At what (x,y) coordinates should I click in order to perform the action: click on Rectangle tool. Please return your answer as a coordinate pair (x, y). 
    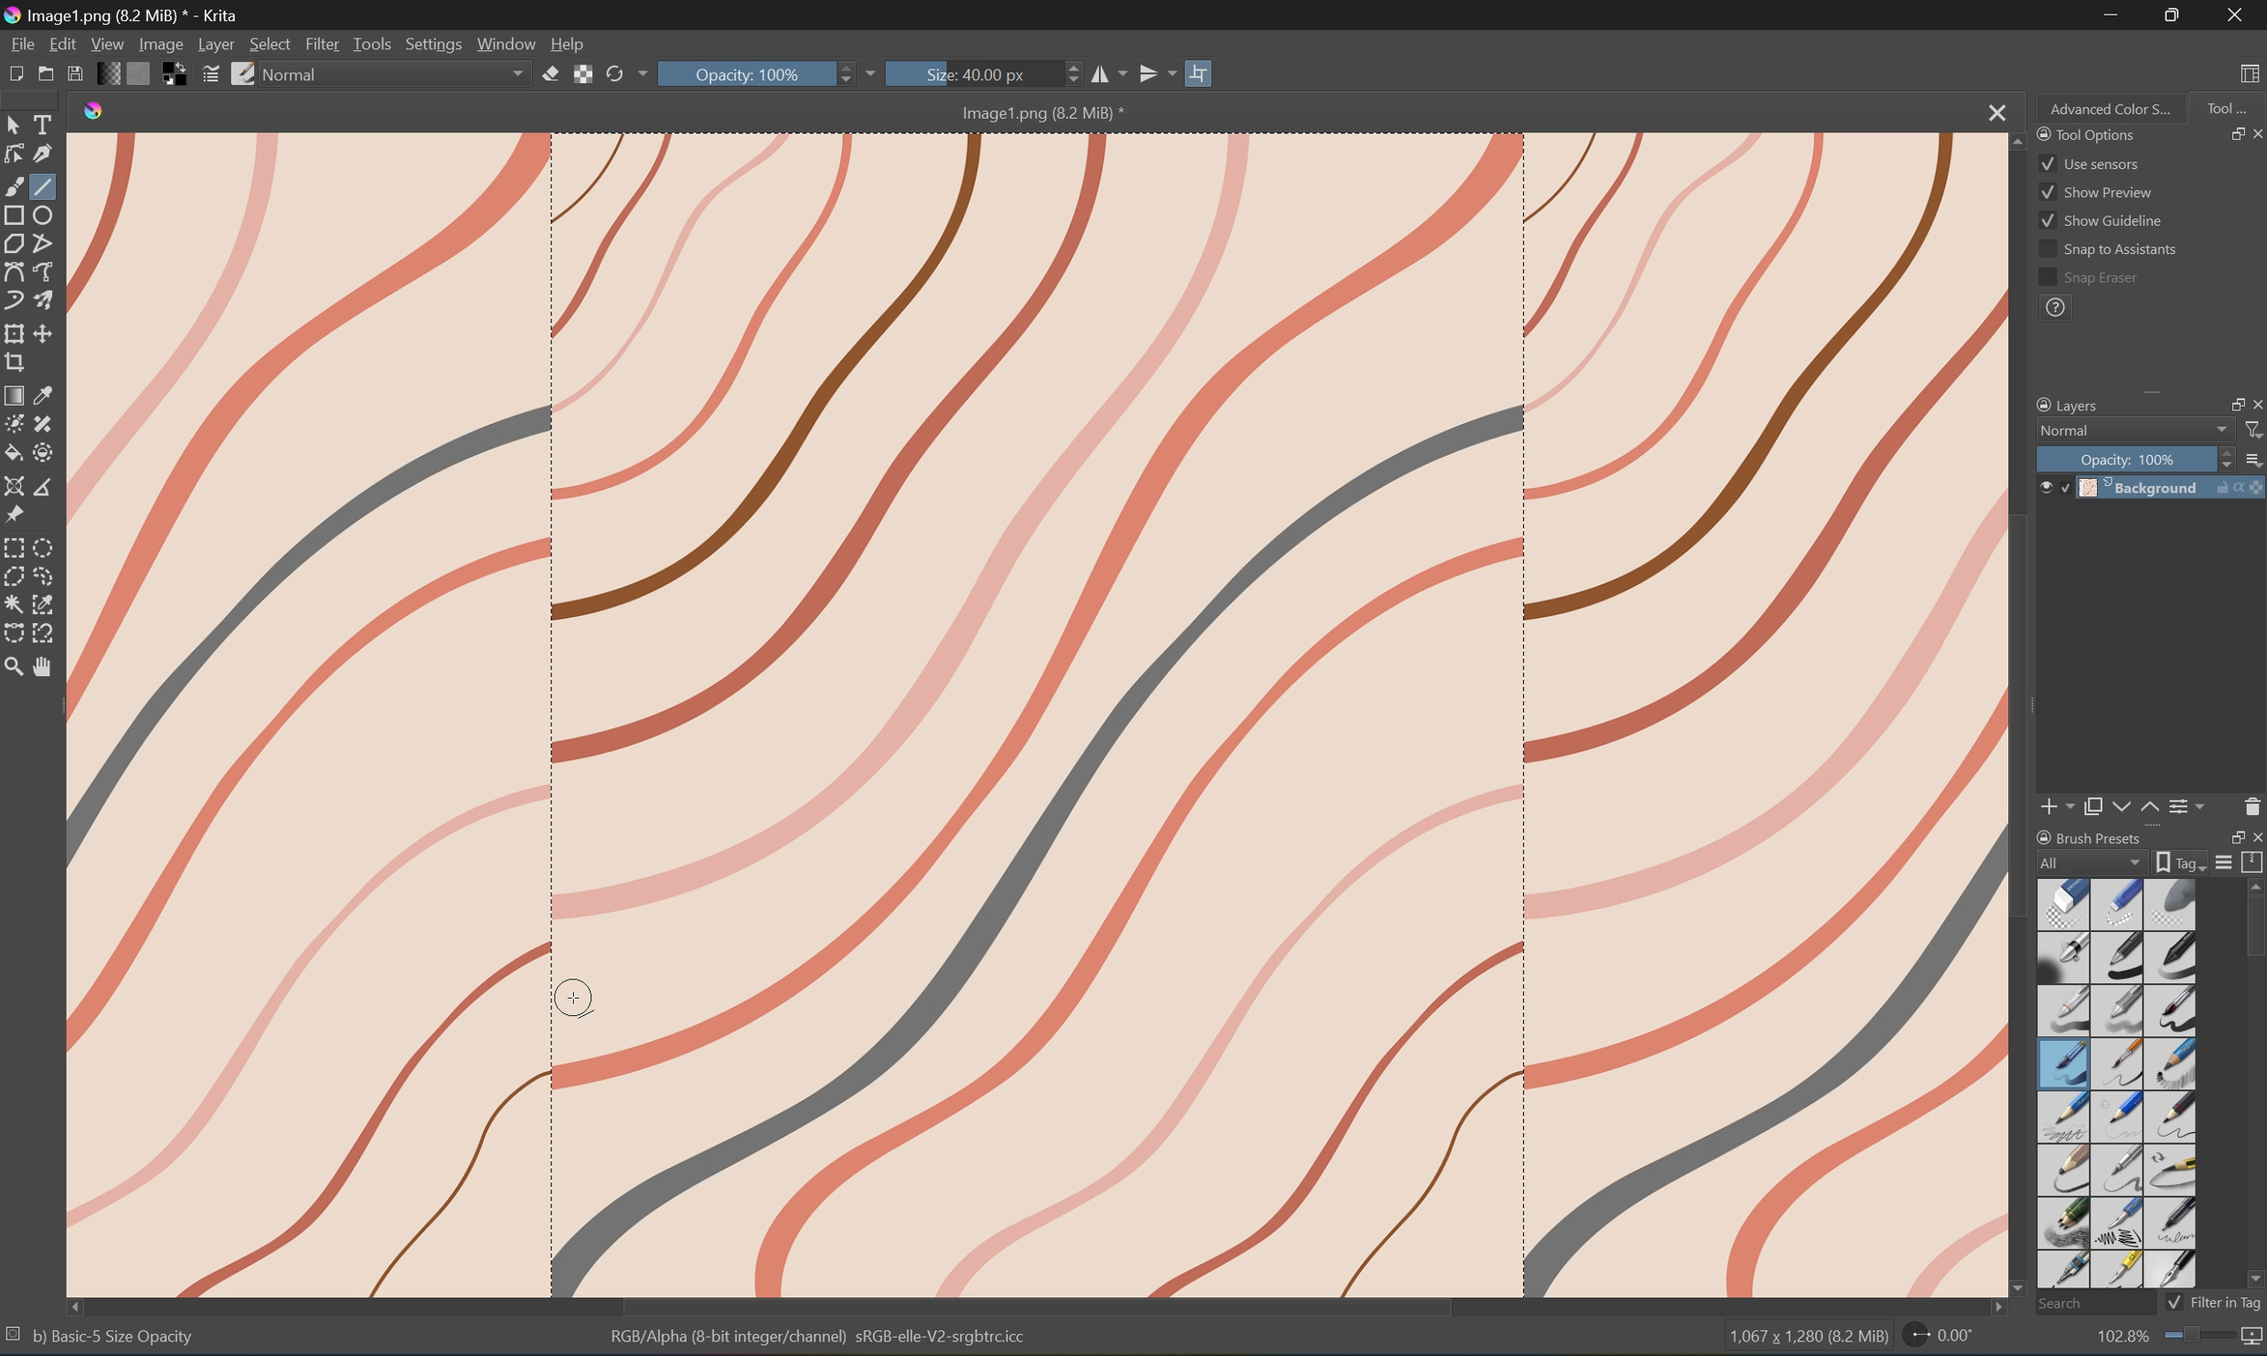
    Looking at the image, I should click on (15, 215).